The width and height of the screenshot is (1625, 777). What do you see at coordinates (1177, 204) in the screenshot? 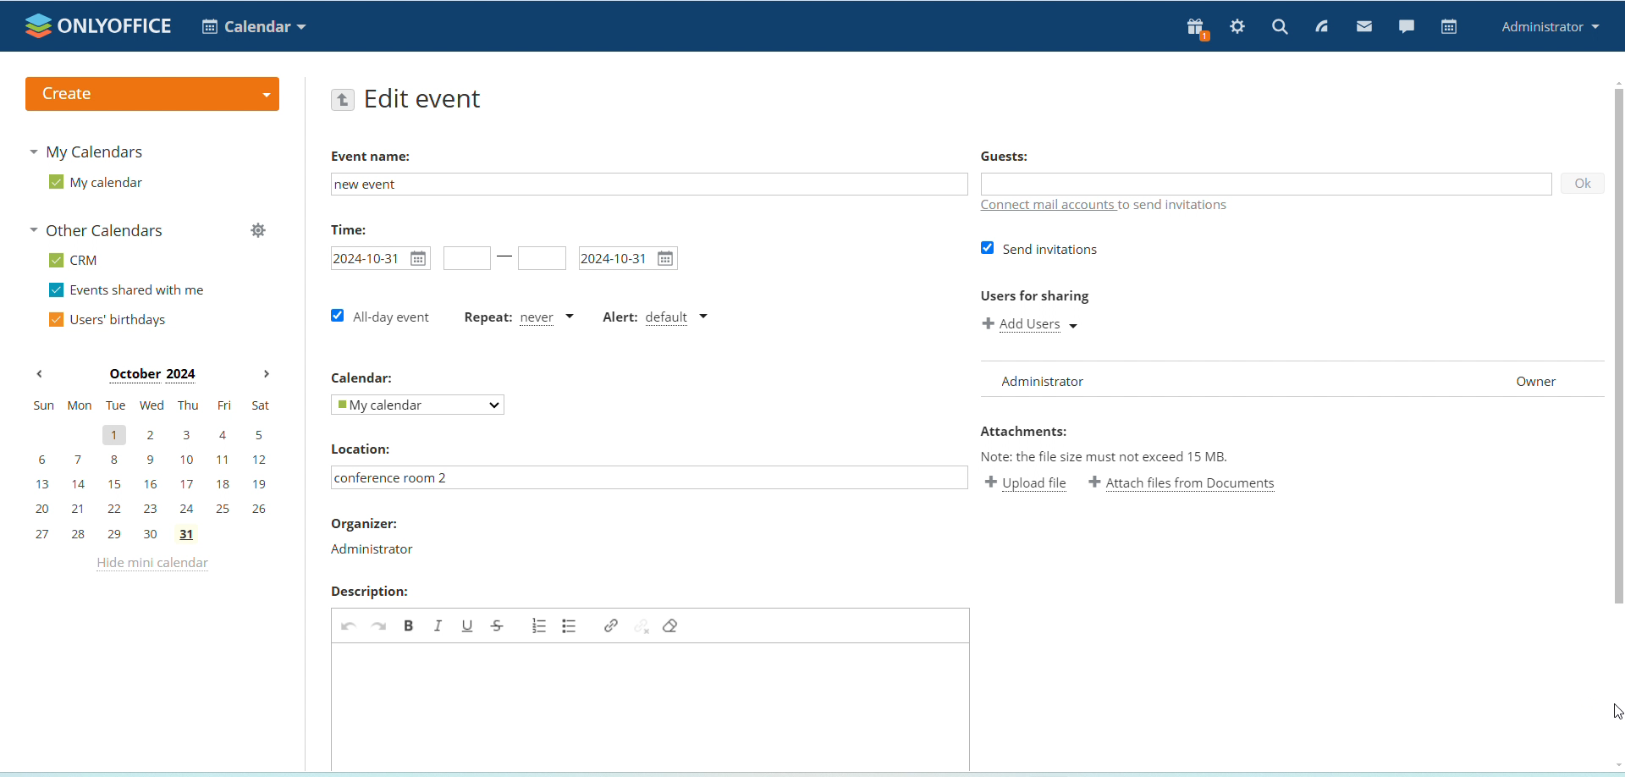
I see `text` at bounding box center [1177, 204].